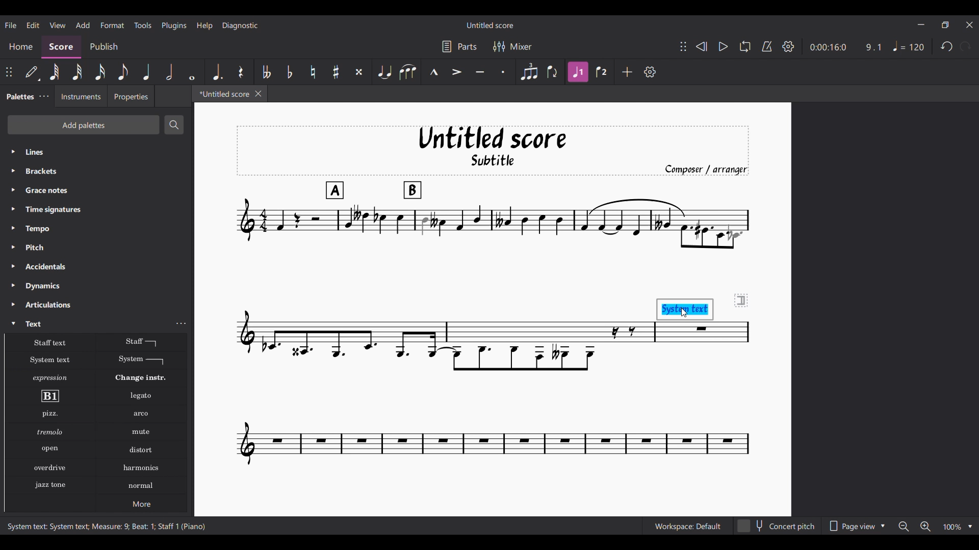 The height and width of the screenshot is (550, 979). I want to click on *Untitled score, current tab, so click(222, 93).